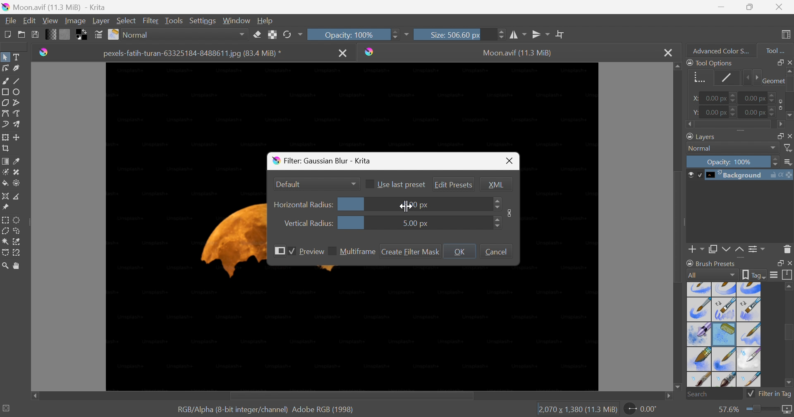  I want to click on Scroll down, so click(789, 384).